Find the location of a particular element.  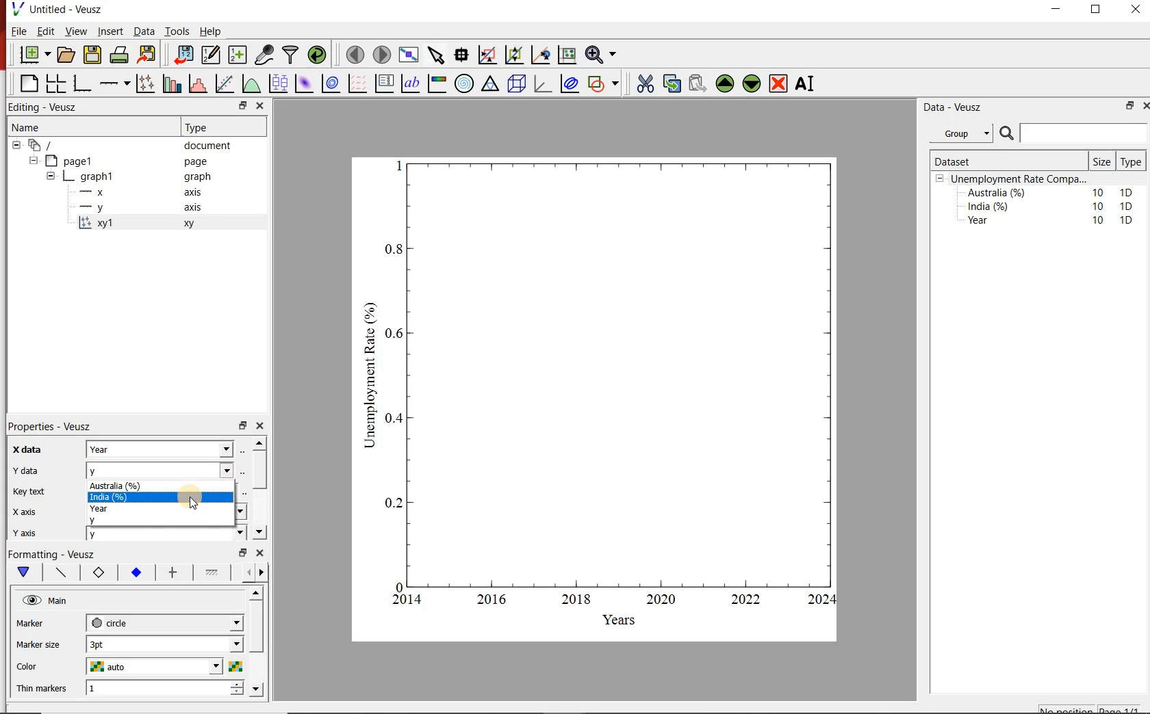

color is located at coordinates (38, 667).